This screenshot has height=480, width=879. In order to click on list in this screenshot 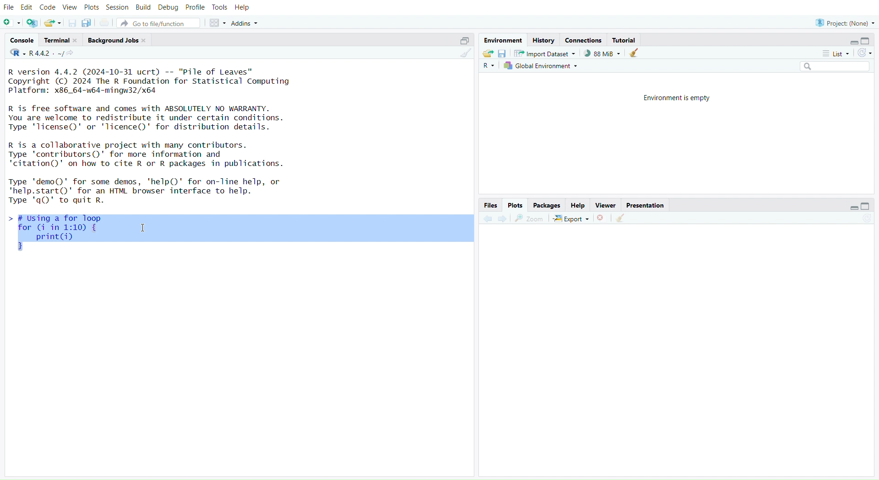, I will do `click(831, 53)`.